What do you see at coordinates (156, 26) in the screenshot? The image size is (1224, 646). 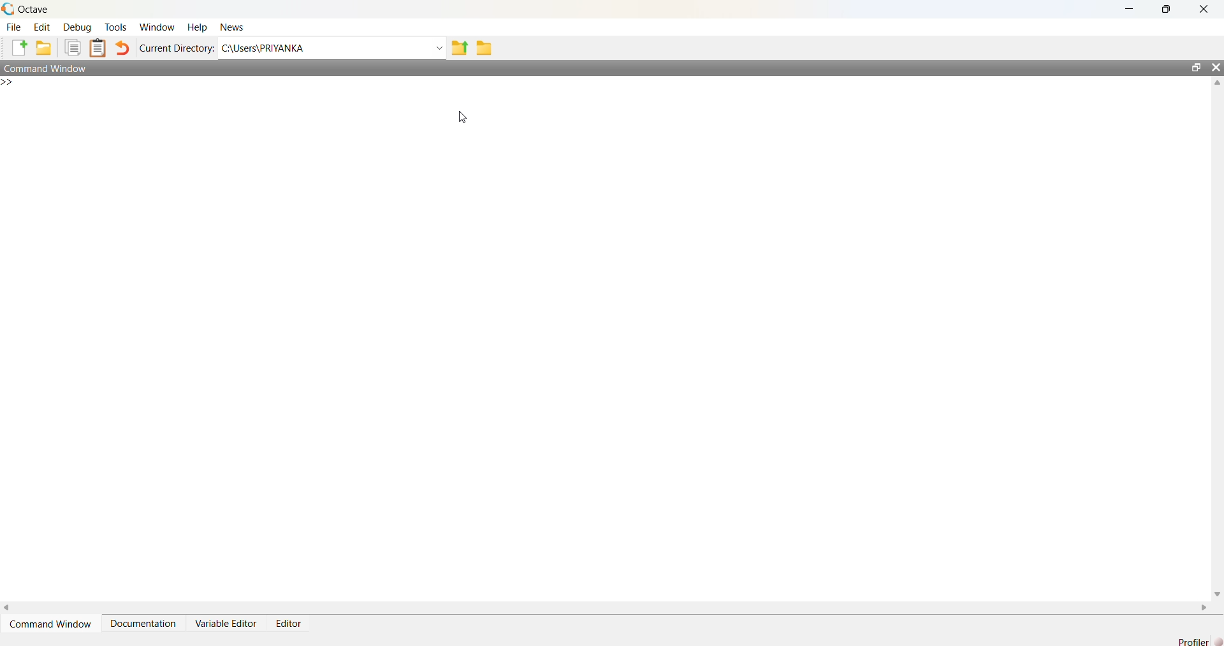 I see `Window` at bounding box center [156, 26].